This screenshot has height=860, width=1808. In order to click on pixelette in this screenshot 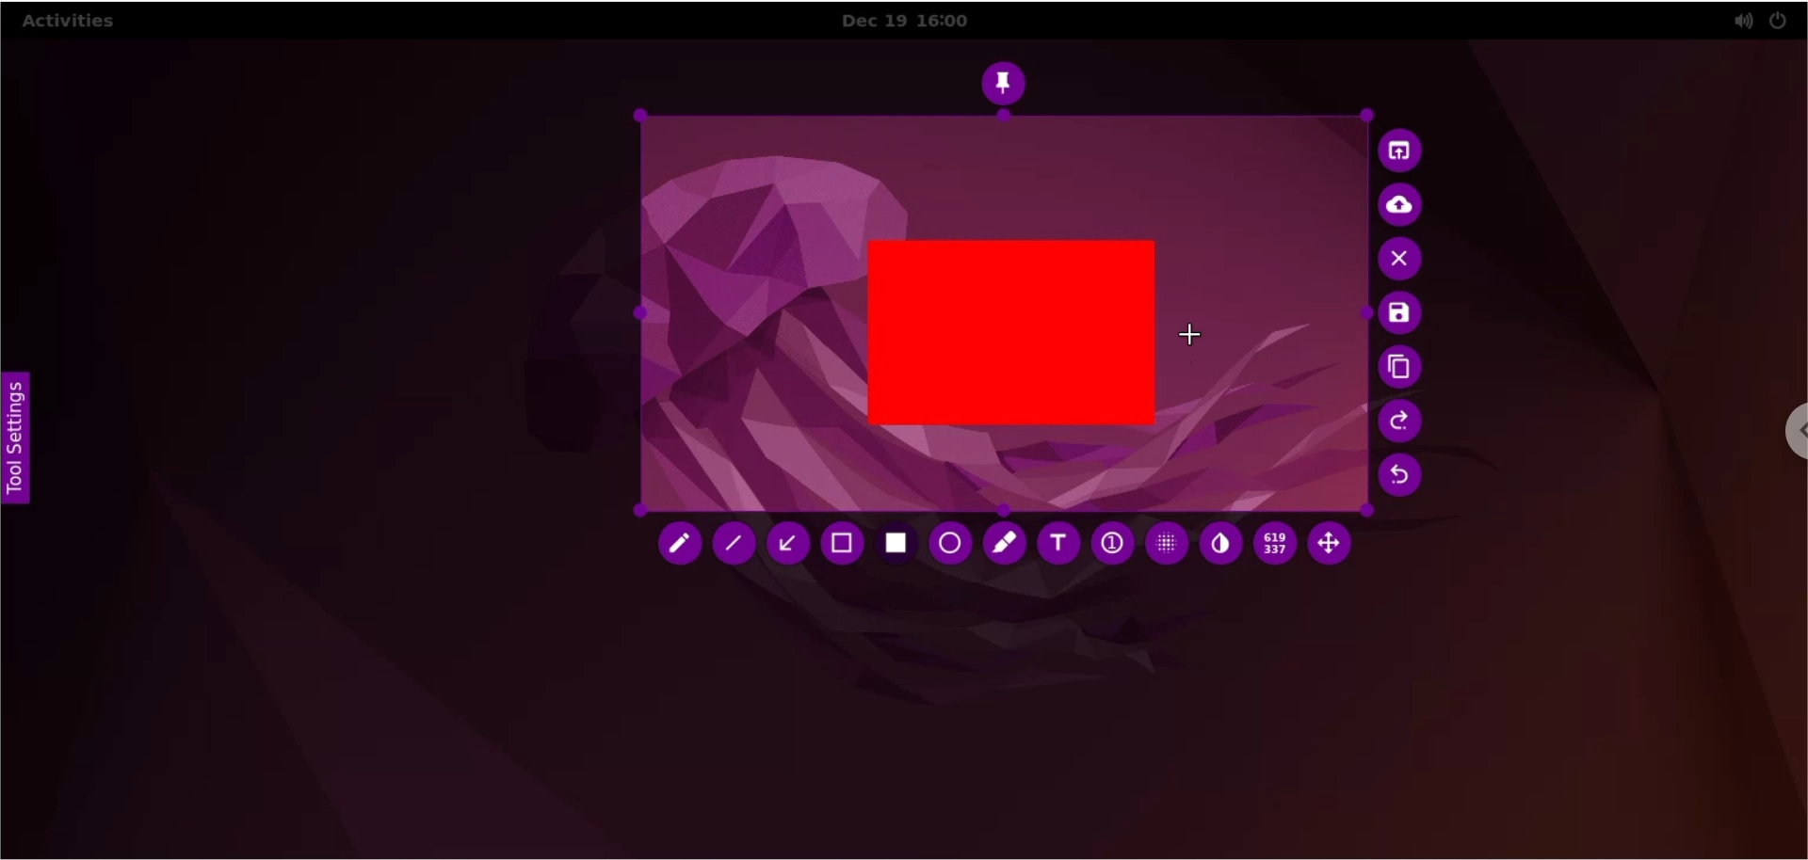, I will do `click(1162, 548)`.